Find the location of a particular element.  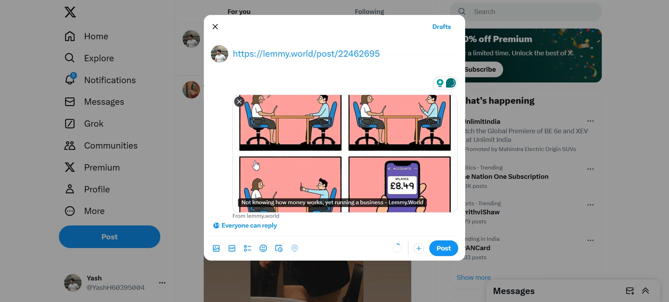

profile  is located at coordinates (91, 190).